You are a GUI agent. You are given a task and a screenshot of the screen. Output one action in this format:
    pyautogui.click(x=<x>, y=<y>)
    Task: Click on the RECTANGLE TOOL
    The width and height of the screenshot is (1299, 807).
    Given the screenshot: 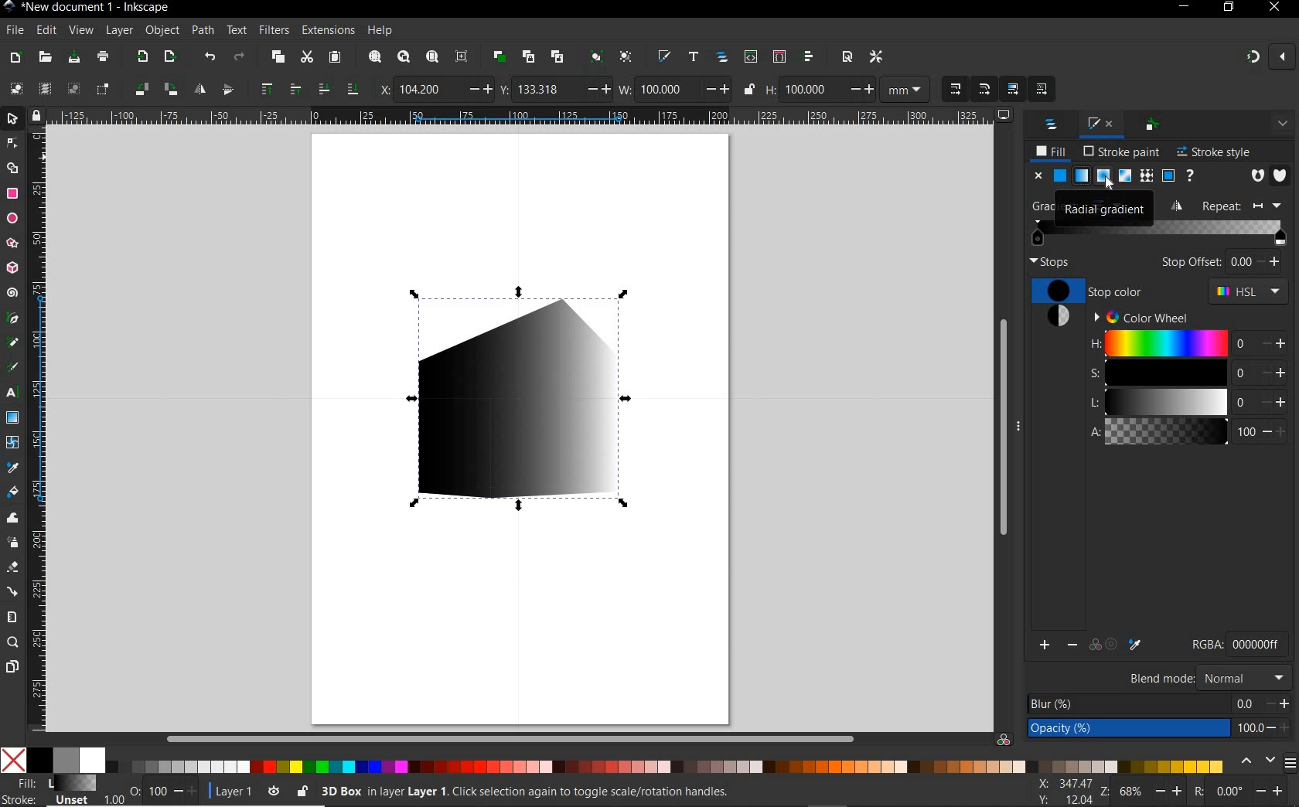 What is the action you would take?
    pyautogui.click(x=12, y=194)
    